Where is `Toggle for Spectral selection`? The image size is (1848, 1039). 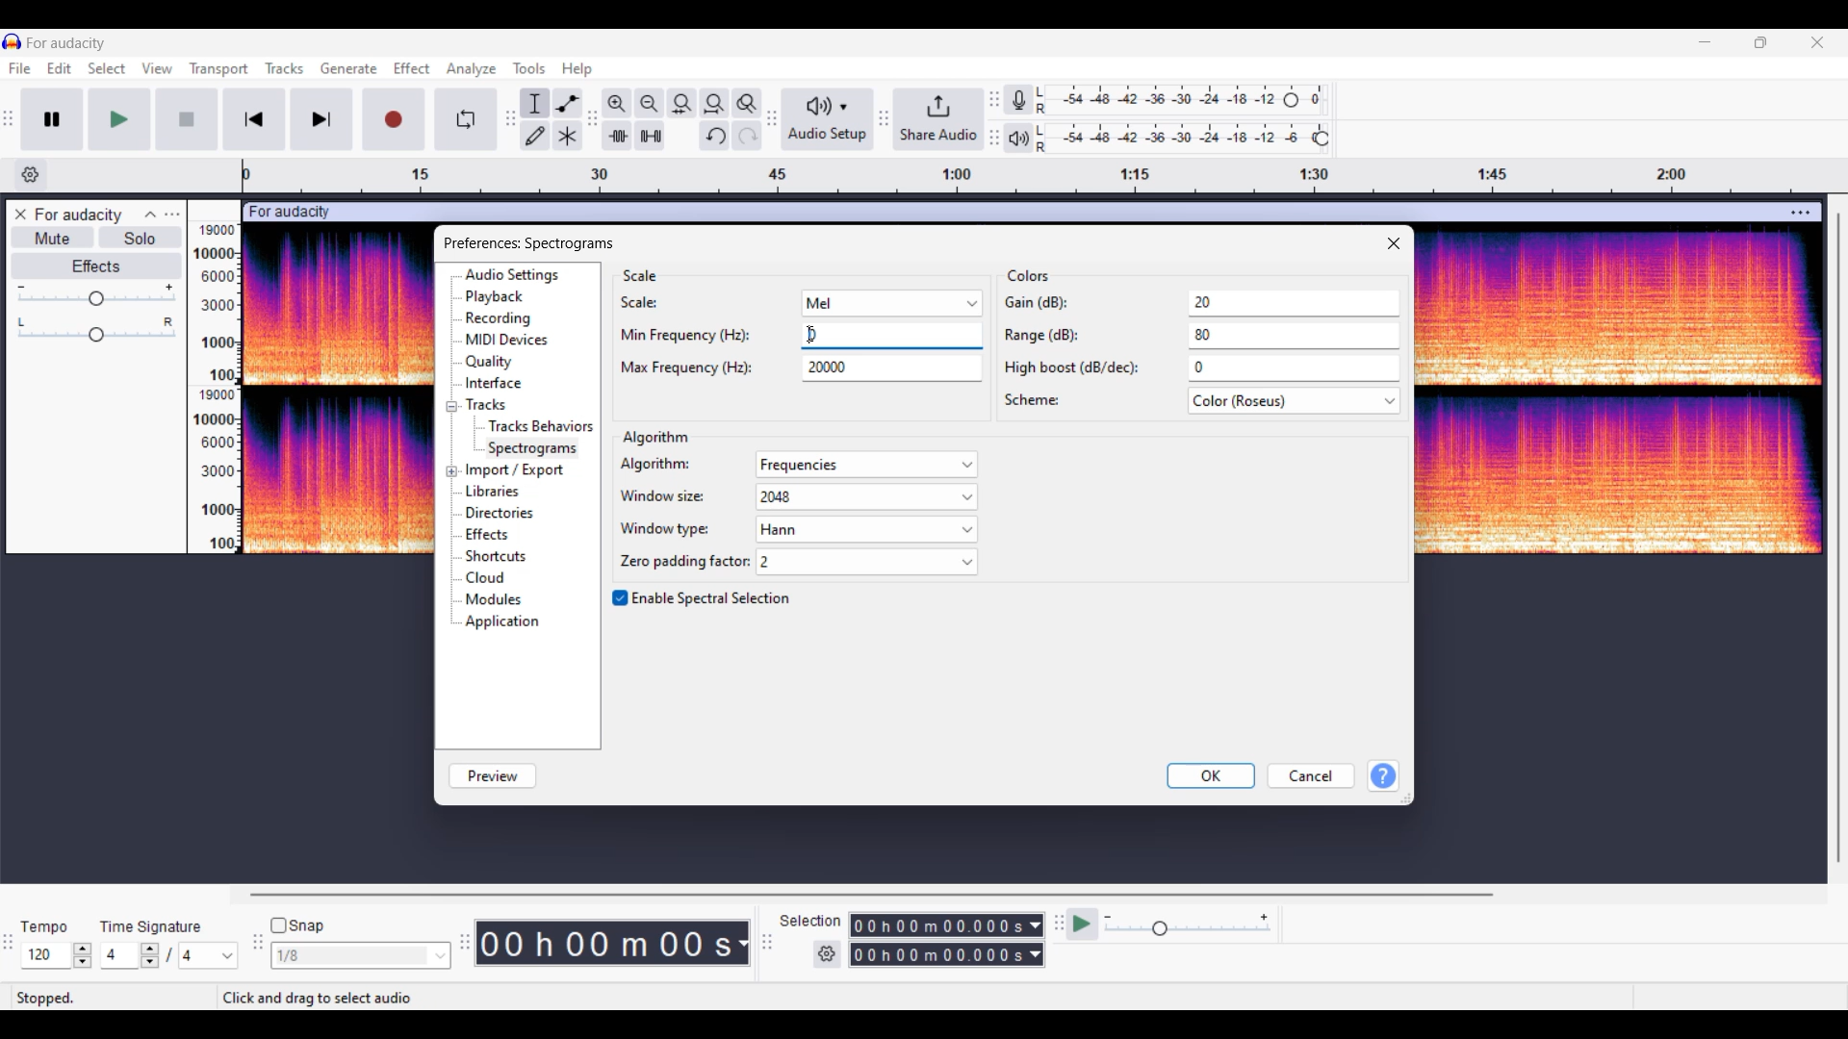
Toggle for Spectral selection is located at coordinates (703, 598).